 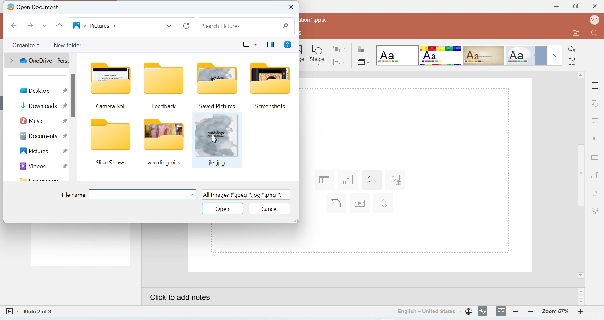 I want to click on Arrange shape, so click(x=340, y=47).